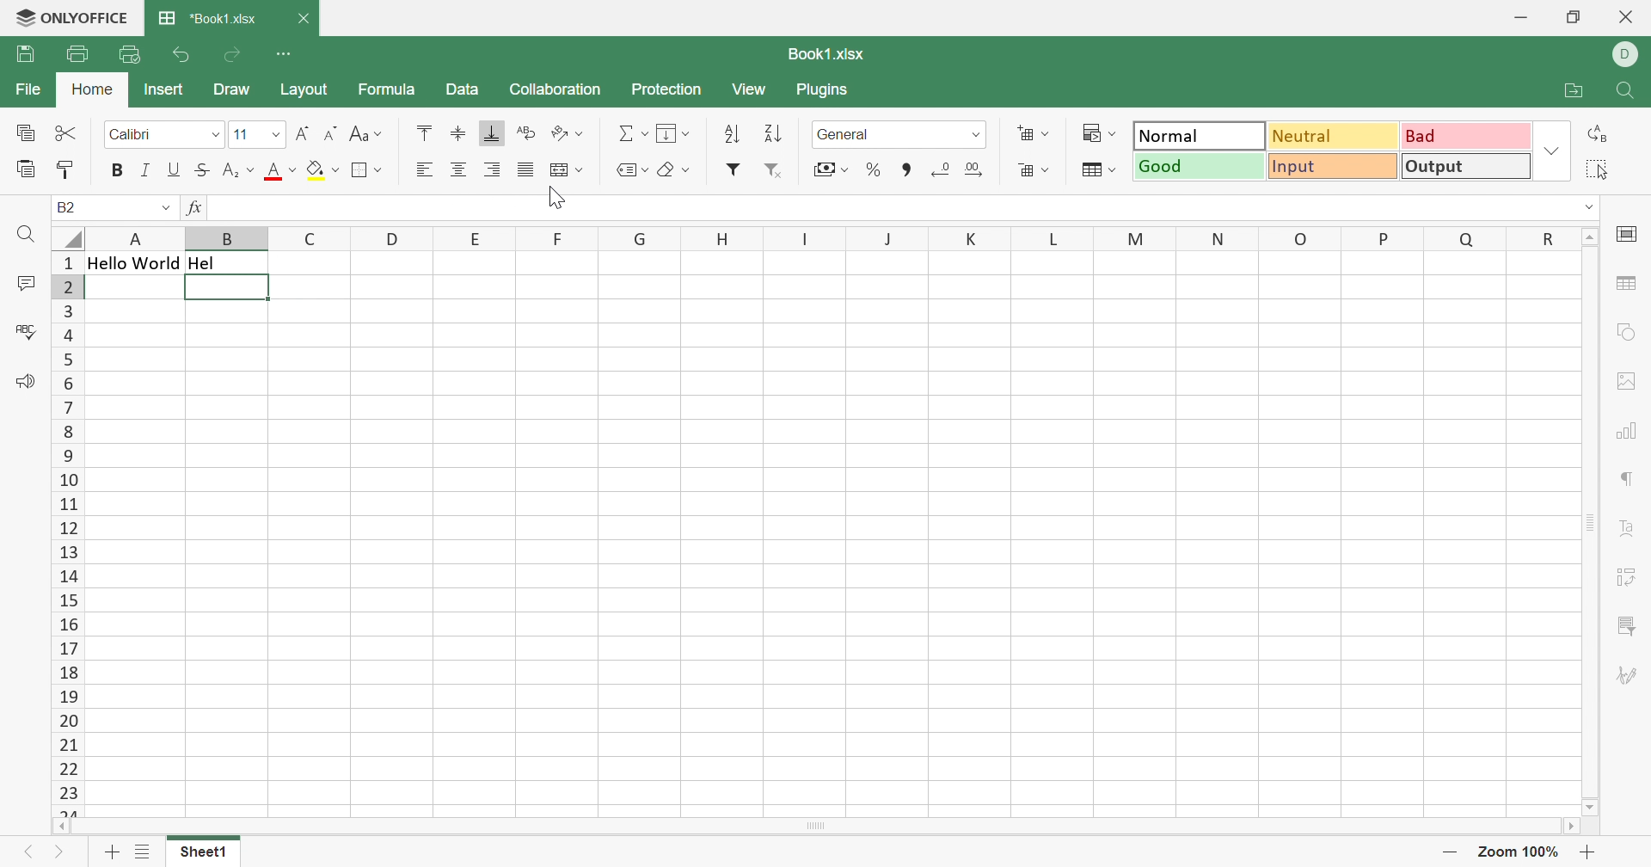 The height and width of the screenshot is (867, 1651). Describe the element at coordinates (67, 206) in the screenshot. I see `B1` at that location.